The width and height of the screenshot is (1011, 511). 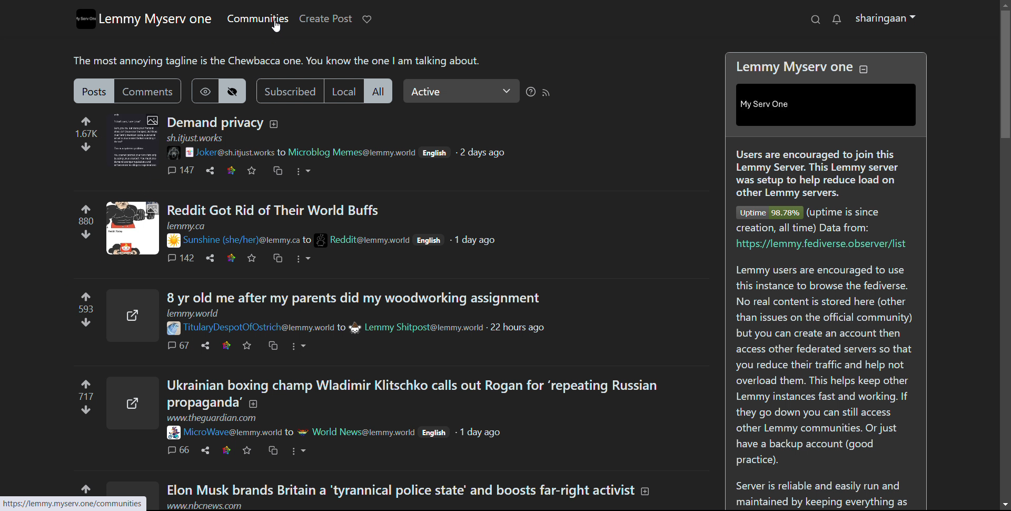 I want to click on 1 day ago, so click(x=477, y=241).